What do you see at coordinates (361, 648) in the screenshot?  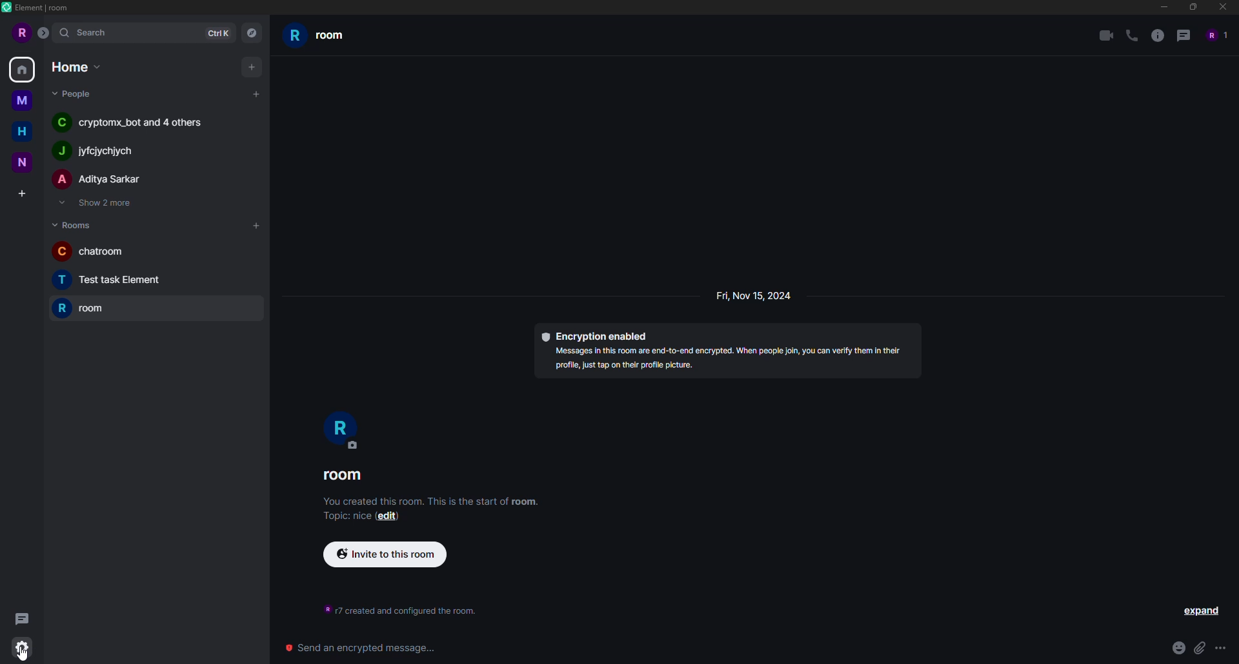 I see `send encrypted message` at bounding box center [361, 648].